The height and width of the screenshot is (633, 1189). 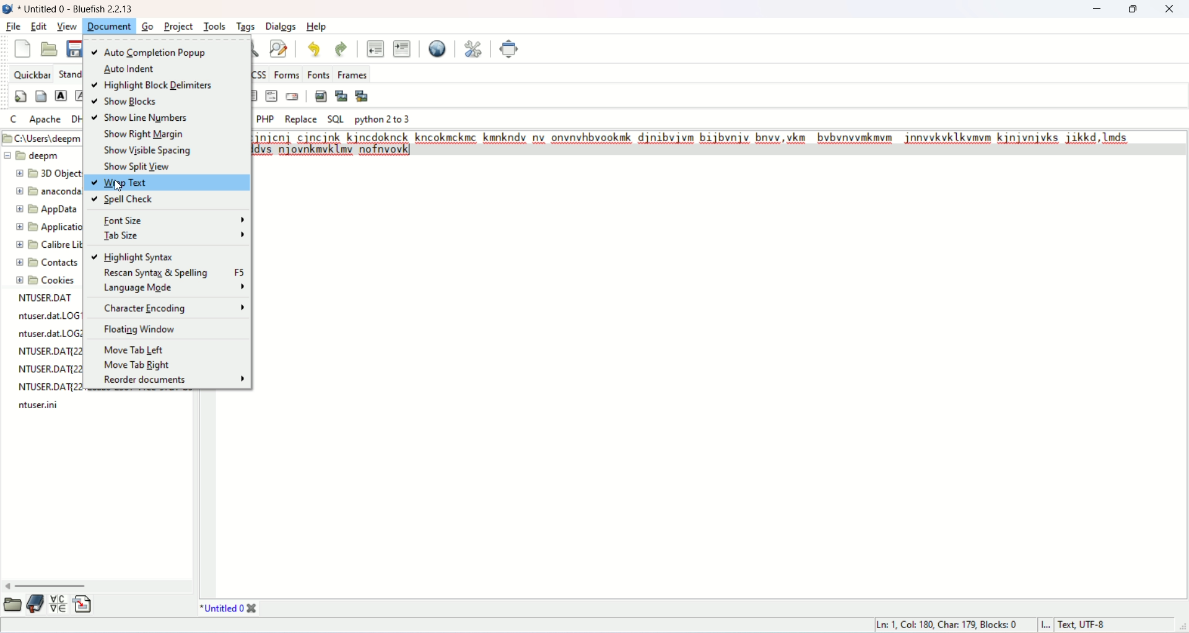 What do you see at coordinates (173, 288) in the screenshot?
I see `language mode` at bounding box center [173, 288].